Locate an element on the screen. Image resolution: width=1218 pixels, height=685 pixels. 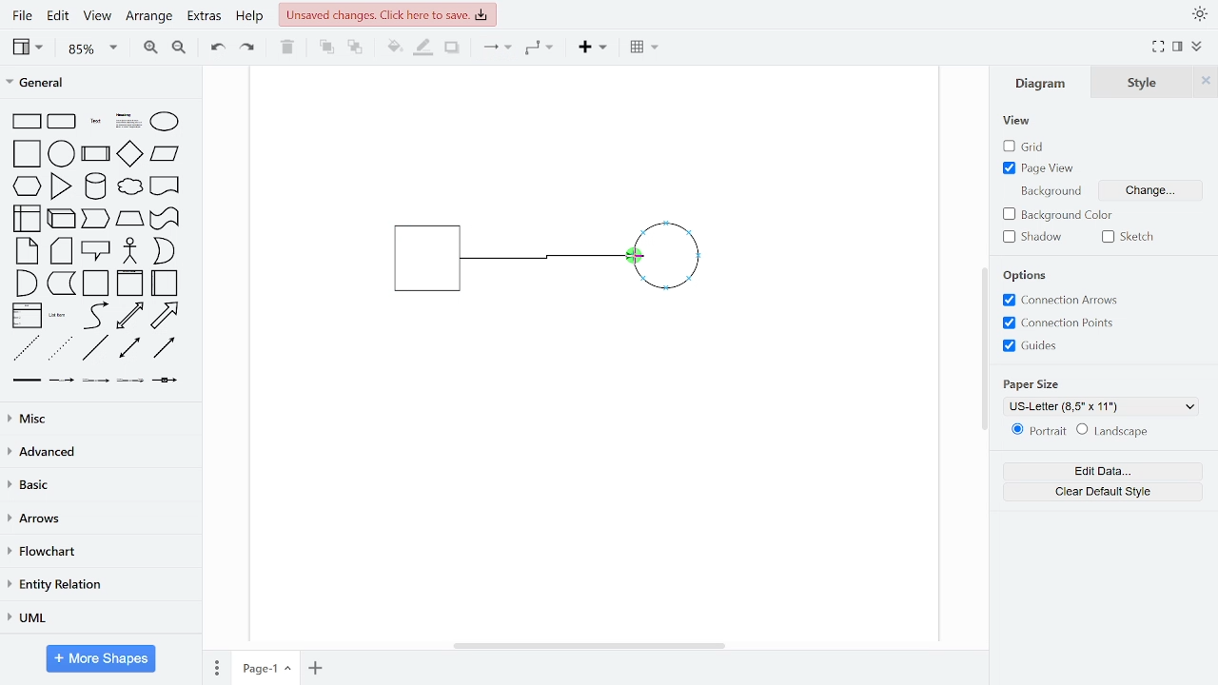
waypoints is located at coordinates (544, 48).